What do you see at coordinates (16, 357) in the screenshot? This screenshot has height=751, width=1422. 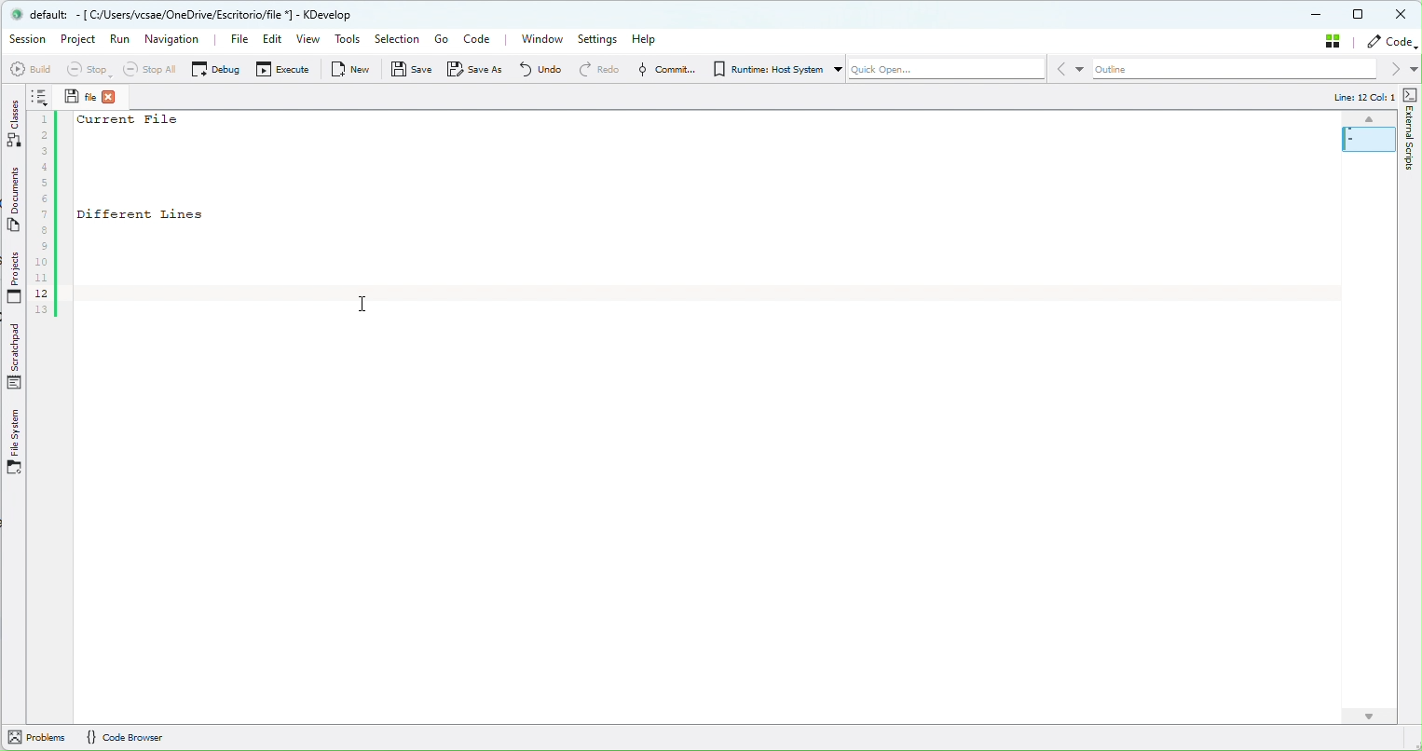 I see `Scratchpad` at bounding box center [16, 357].